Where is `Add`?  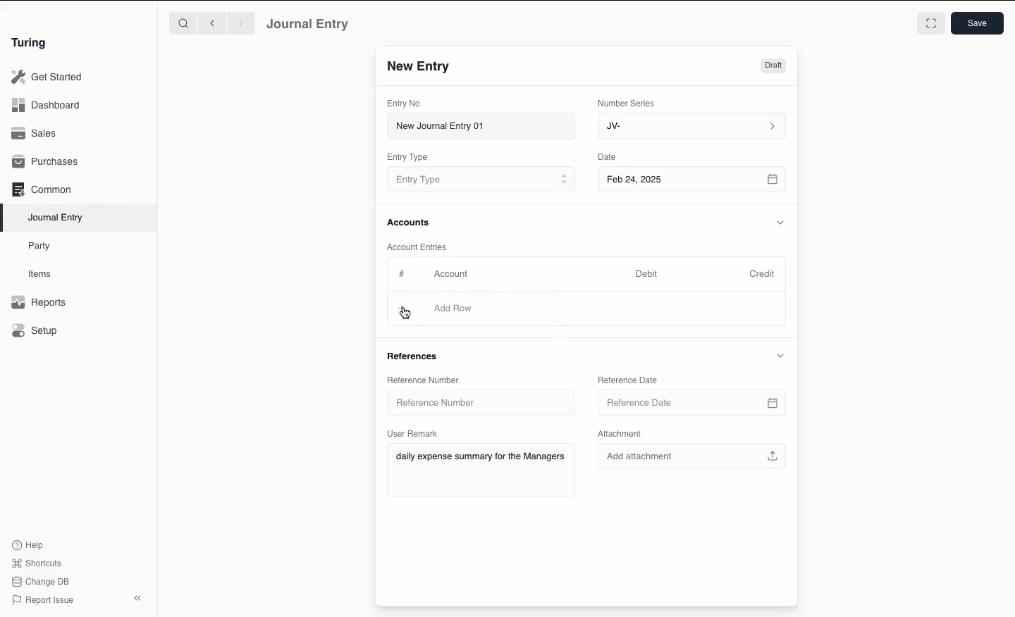 Add is located at coordinates (402, 308).